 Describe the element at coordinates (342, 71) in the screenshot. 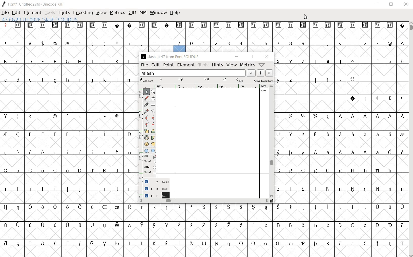

I see `empty cells` at that location.